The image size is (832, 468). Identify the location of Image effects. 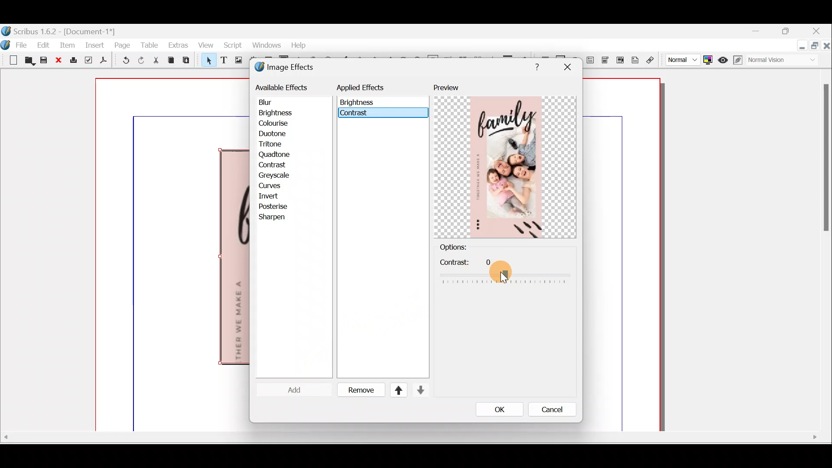
(289, 68).